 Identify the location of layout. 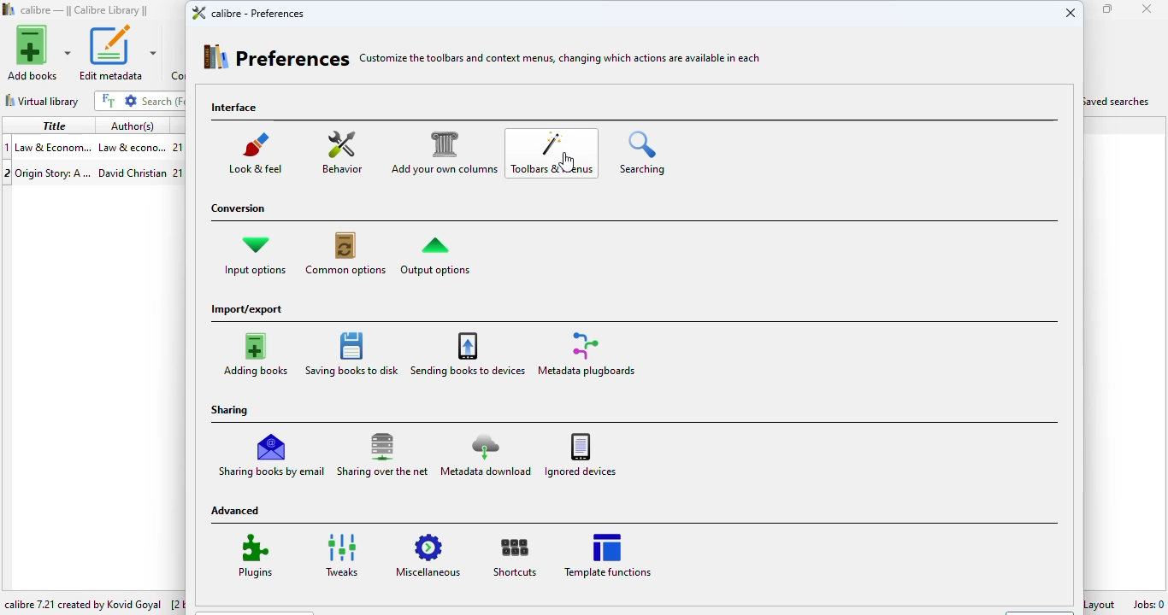
(1102, 603).